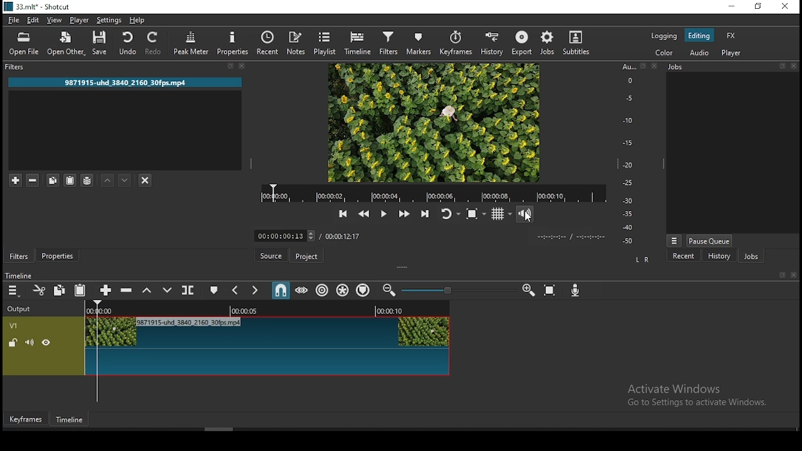 Image resolution: width=802 pixels, height=451 pixels. What do you see at coordinates (107, 291) in the screenshot?
I see `append` at bounding box center [107, 291].